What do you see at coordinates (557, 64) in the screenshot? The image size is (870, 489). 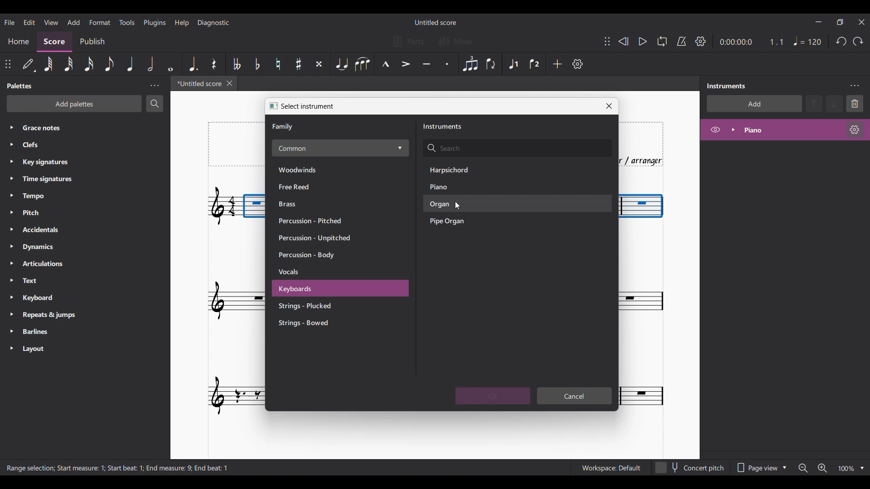 I see `Add` at bounding box center [557, 64].